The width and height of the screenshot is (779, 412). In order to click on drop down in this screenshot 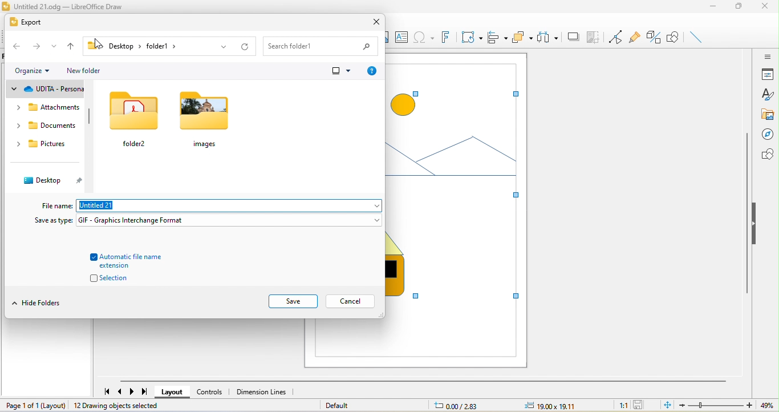, I will do `click(223, 46)`.